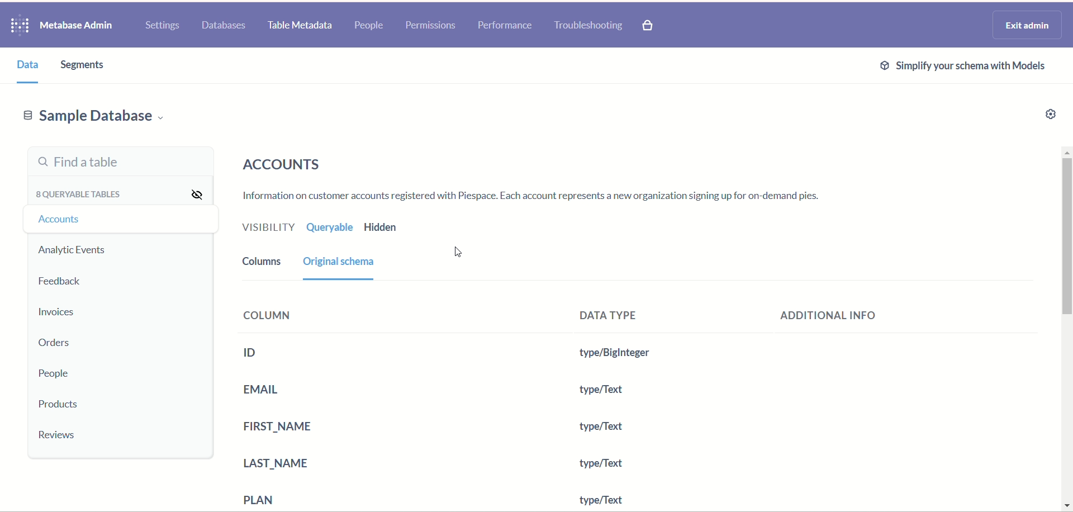  I want to click on visibility, so click(200, 195).